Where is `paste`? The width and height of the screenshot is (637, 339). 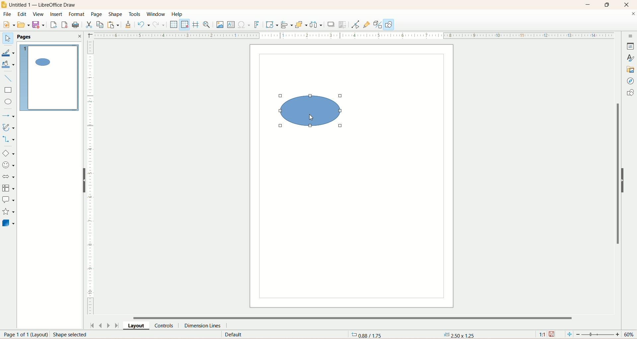 paste is located at coordinates (113, 25).